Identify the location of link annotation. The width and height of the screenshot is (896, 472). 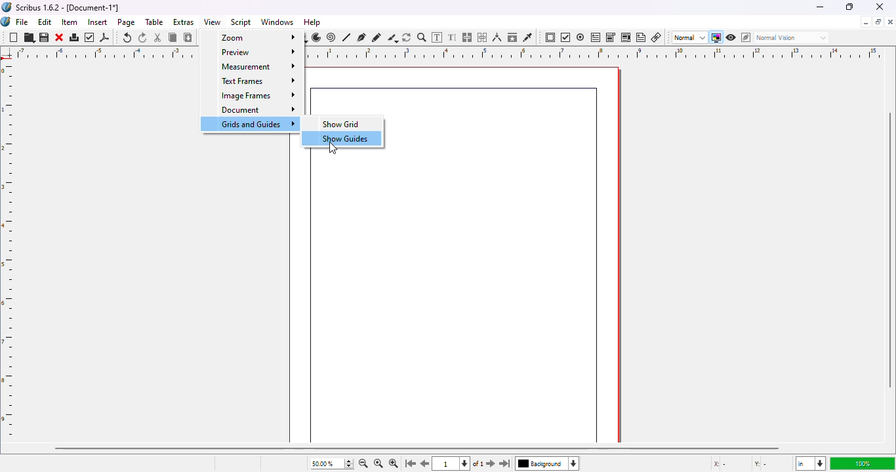
(657, 37).